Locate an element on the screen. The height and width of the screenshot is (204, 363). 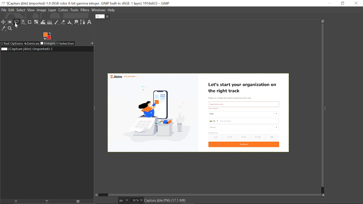
Color picker tool is located at coordinates (4, 29).